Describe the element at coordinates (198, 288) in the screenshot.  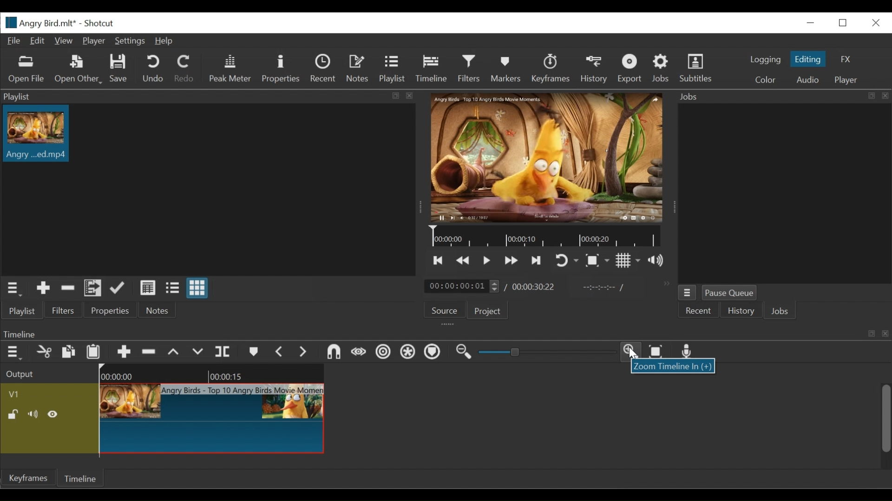
I see `View as icons` at that location.